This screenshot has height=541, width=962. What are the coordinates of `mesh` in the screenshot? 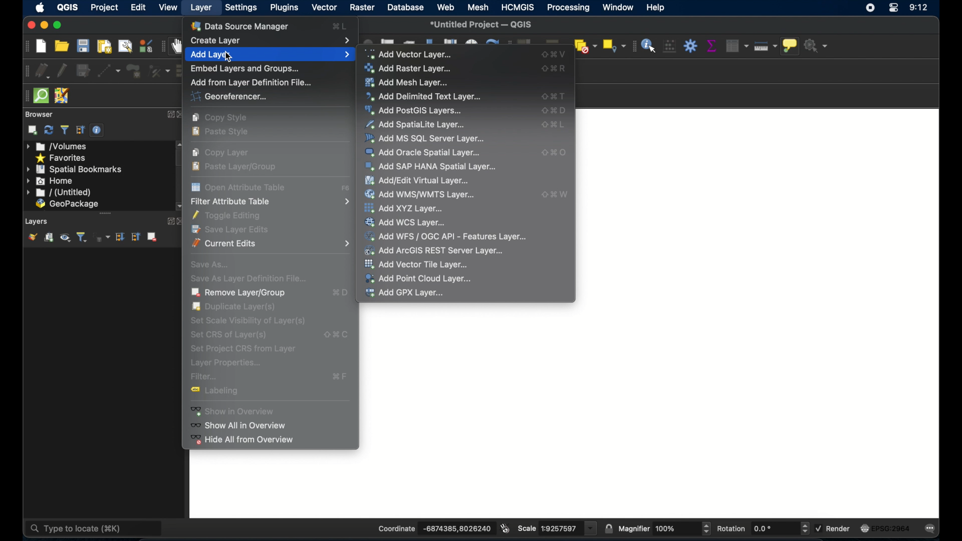 It's located at (478, 7).